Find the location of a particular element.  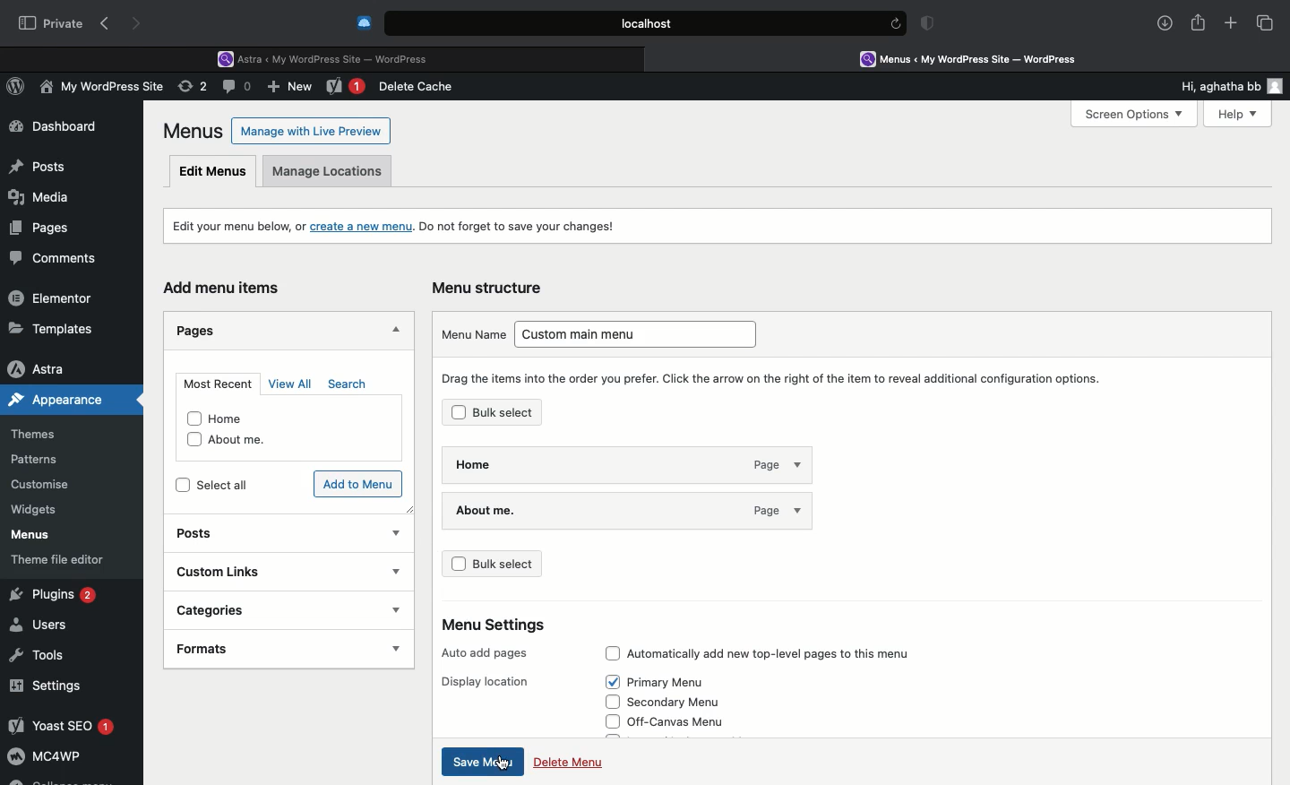

Bulk select is located at coordinates (522, 565).